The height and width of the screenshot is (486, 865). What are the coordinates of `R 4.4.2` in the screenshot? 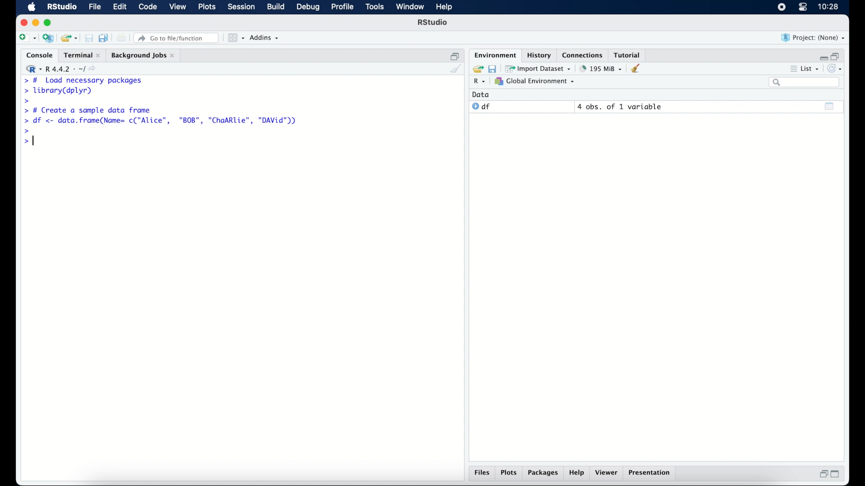 It's located at (63, 69).